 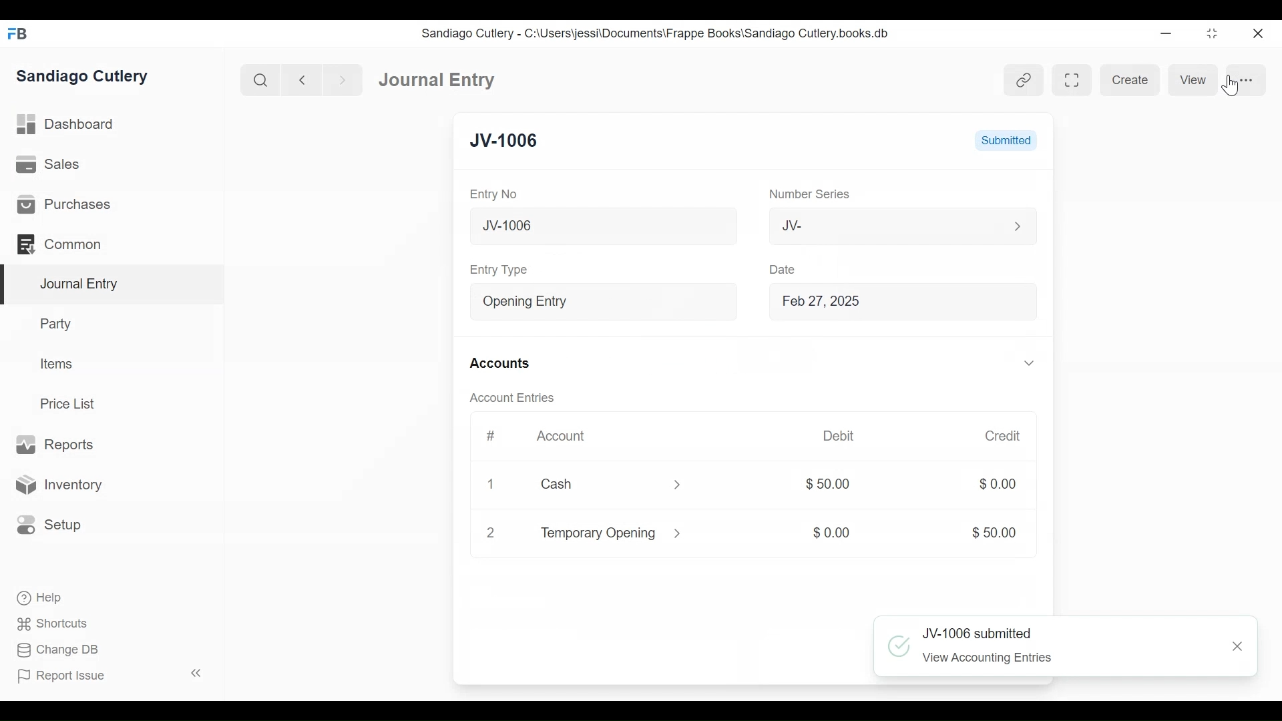 What do you see at coordinates (988, 533) in the screenshot?
I see `$50.00` at bounding box center [988, 533].